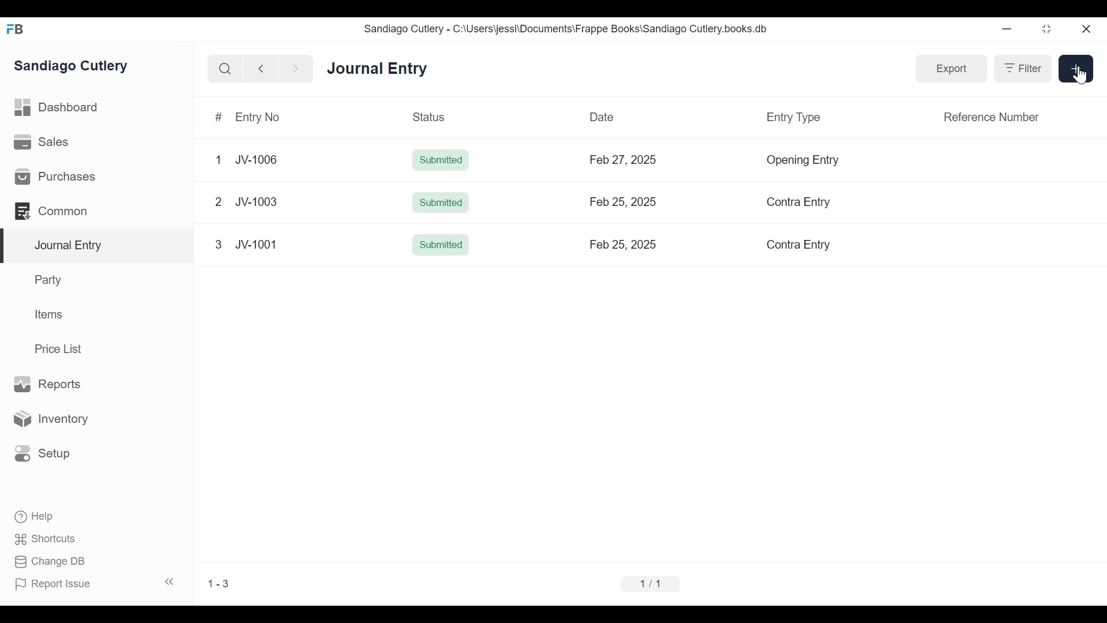 The image size is (1107, 623). What do you see at coordinates (218, 117) in the screenshot?
I see `#` at bounding box center [218, 117].